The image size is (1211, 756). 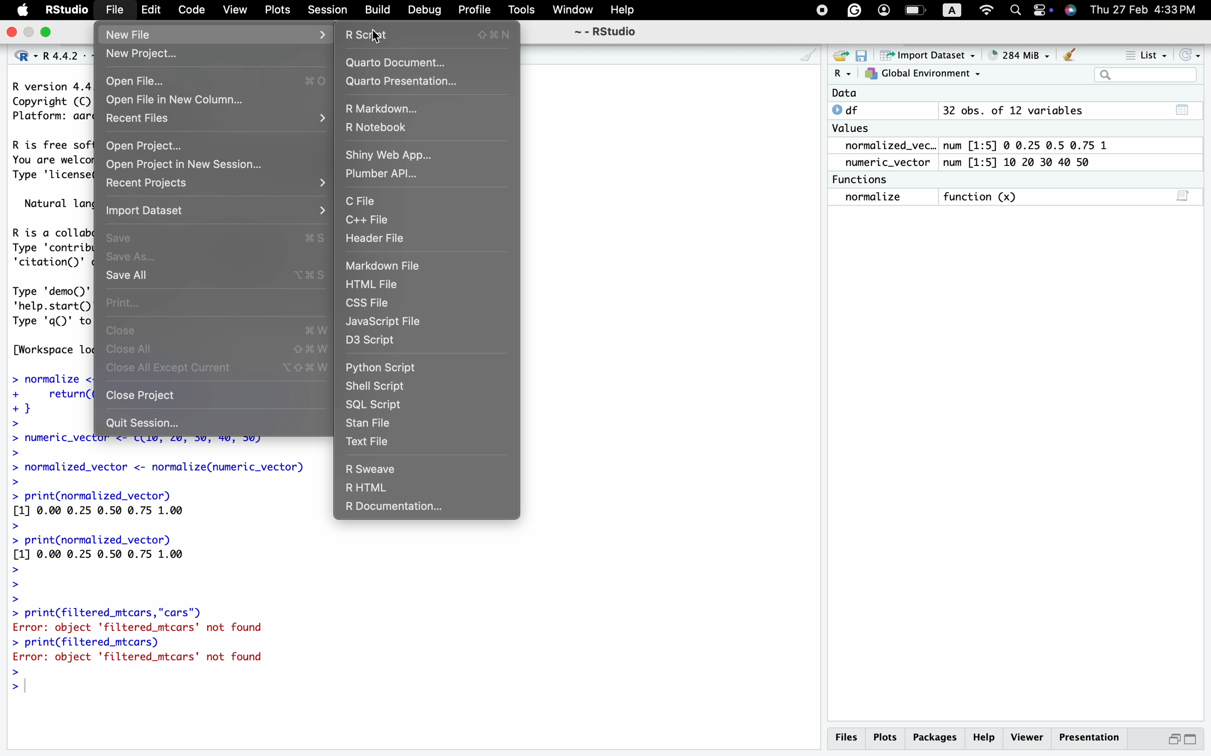 What do you see at coordinates (154, 183) in the screenshot?
I see `Recent Projects` at bounding box center [154, 183].